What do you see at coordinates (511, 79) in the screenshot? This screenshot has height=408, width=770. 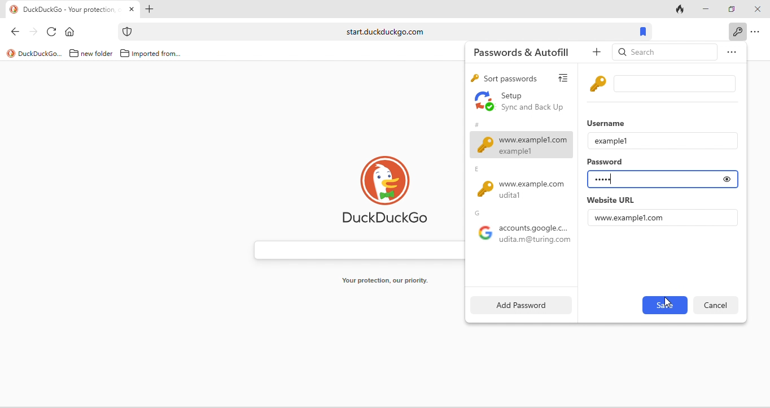 I see `sort passwords` at bounding box center [511, 79].